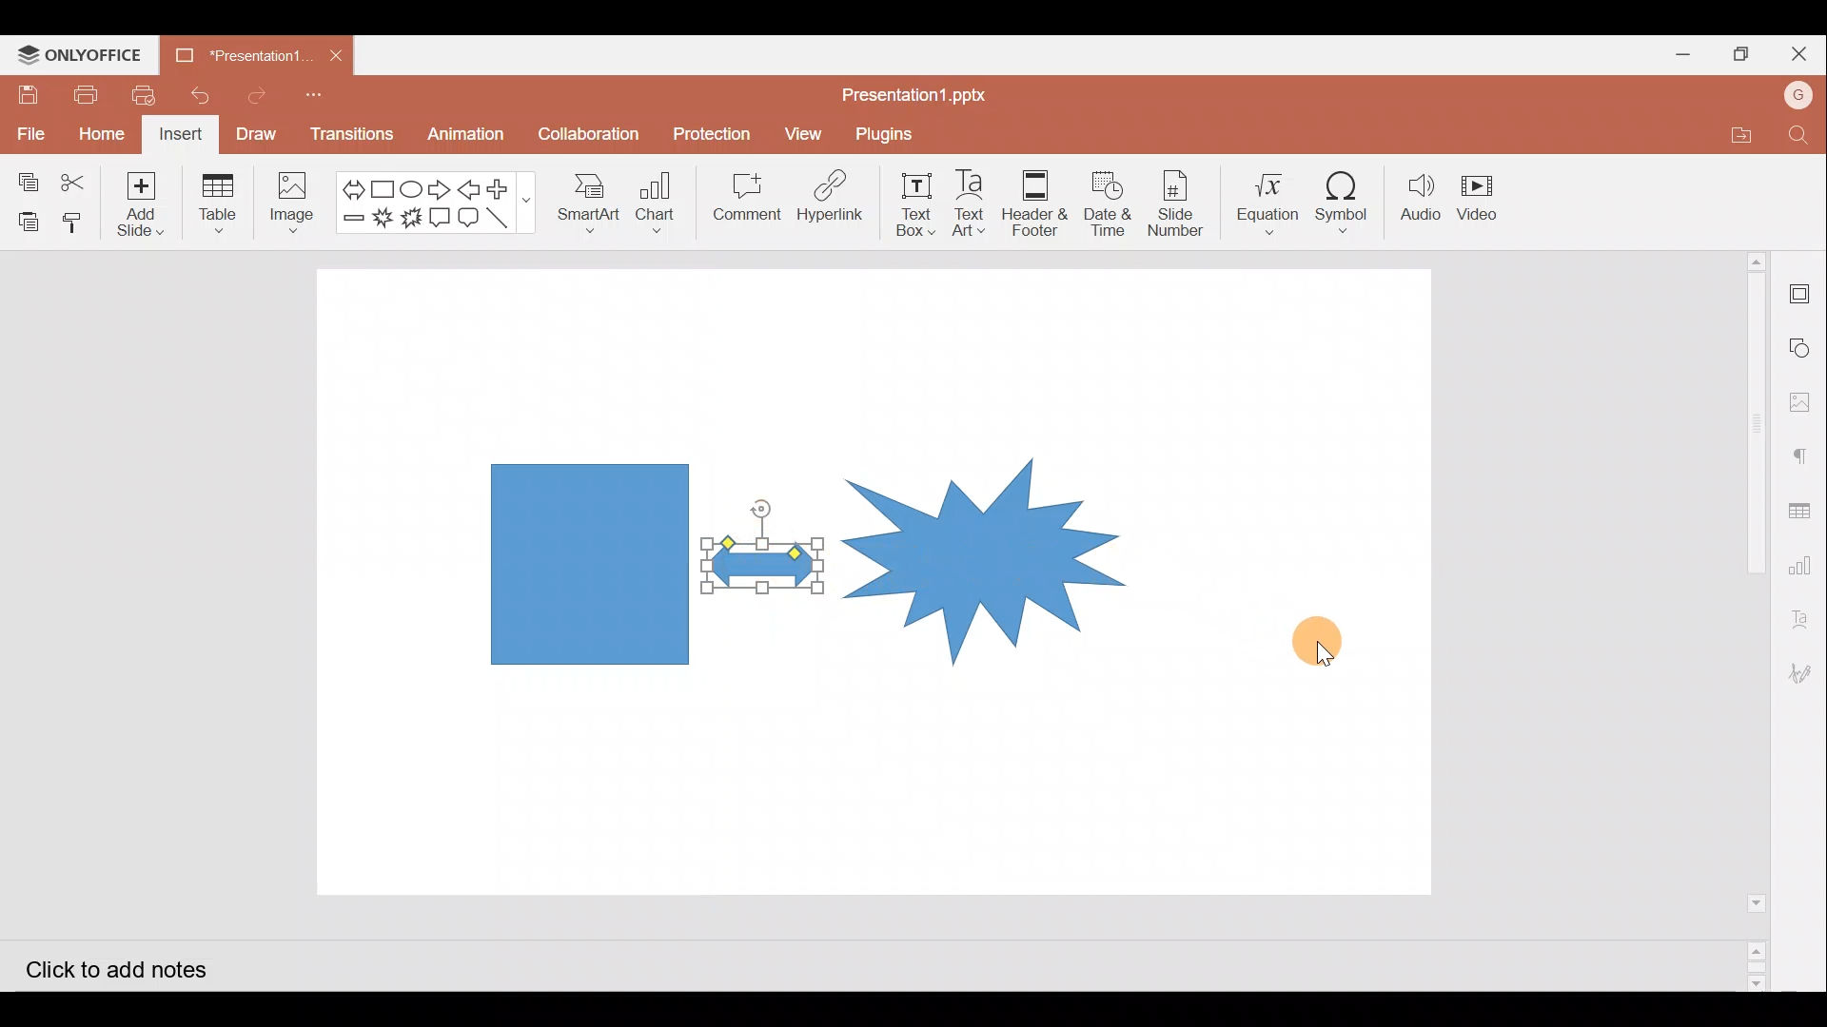 The height and width of the screenshot is (1027, 1827). I want to click on Image, so click(292, 201).